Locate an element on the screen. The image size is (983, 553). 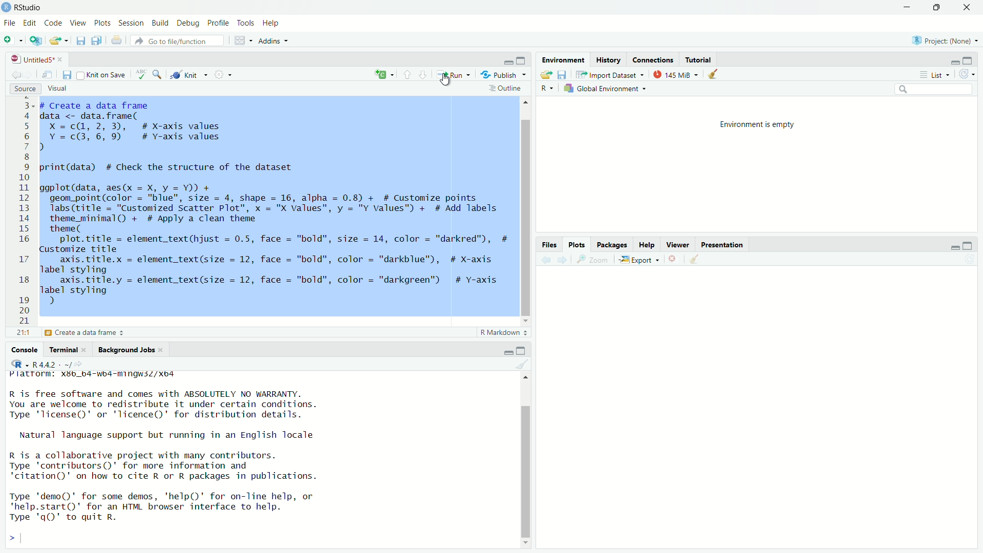
Platrorm: Xs8b_b4-wb4-mingwsZ/Xxo4

R is free software and comes with ABSOLUTELY NO WARRANTY.

You are welcome to redistribute it under certain conditions.

Type 'license()' or 'licence()' for distribution details.
Natural language support but running in an English locale

R is a collaborative project with many contributors.

Type 'contributors()' for more information and

‘citation()' on how to cite R or R packages in publications.

Type 'demo()' for some demos, 'help()' for on-line help, or

*help.start()' for an HTML browser interface to help.

Type 'q()' to quit R. is located at coordinates (173, 445).